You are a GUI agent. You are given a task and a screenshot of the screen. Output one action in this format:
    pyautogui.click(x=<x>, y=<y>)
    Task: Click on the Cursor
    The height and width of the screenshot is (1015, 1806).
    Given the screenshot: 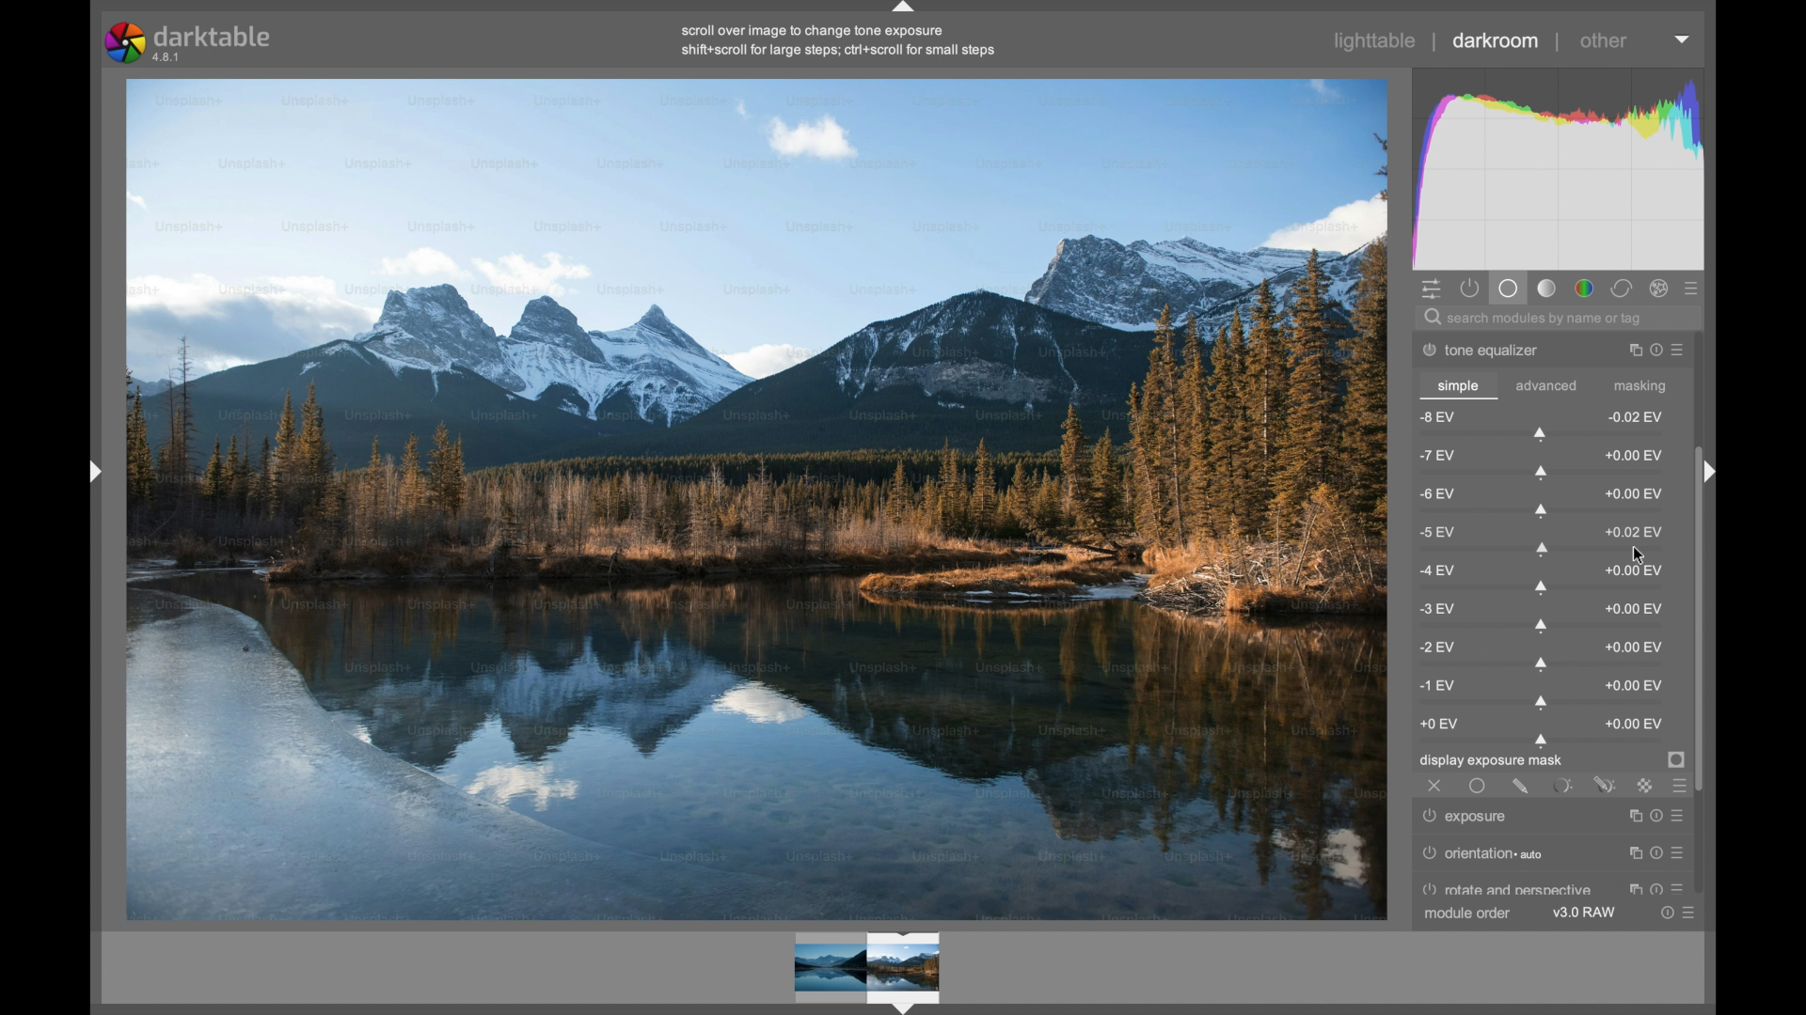 What is the action you would take?
    pyautogui.click(x=1638, y=560)
    